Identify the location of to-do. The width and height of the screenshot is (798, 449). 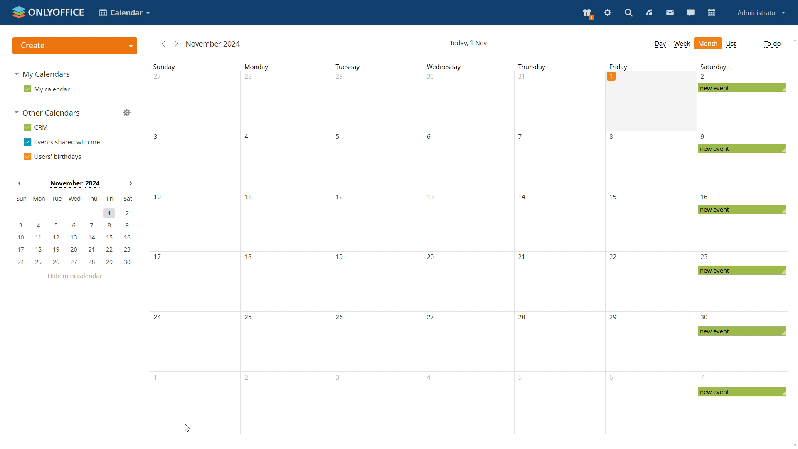
(772, 44).